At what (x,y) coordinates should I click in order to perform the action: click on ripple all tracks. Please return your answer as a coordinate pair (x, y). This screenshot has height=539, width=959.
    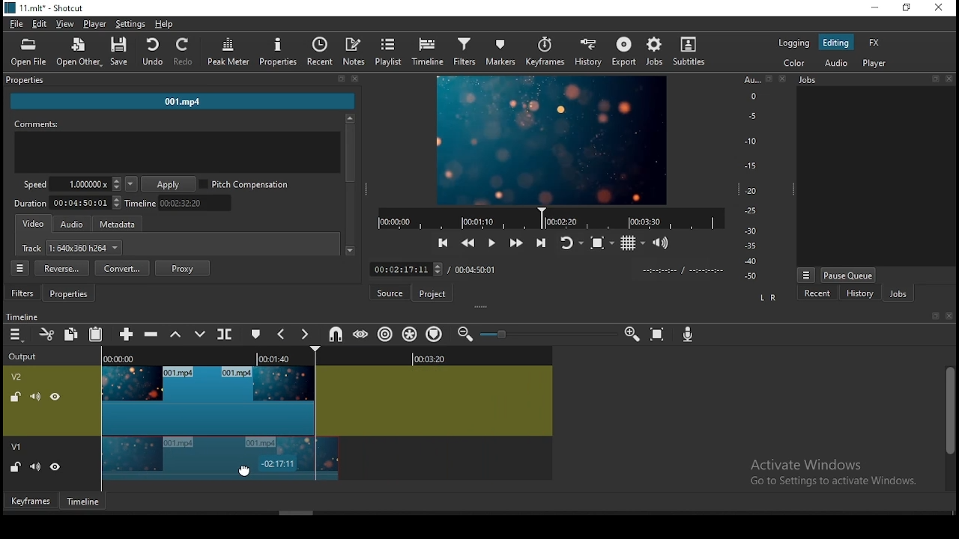
    Looking at the image, I should click on (410, 334).